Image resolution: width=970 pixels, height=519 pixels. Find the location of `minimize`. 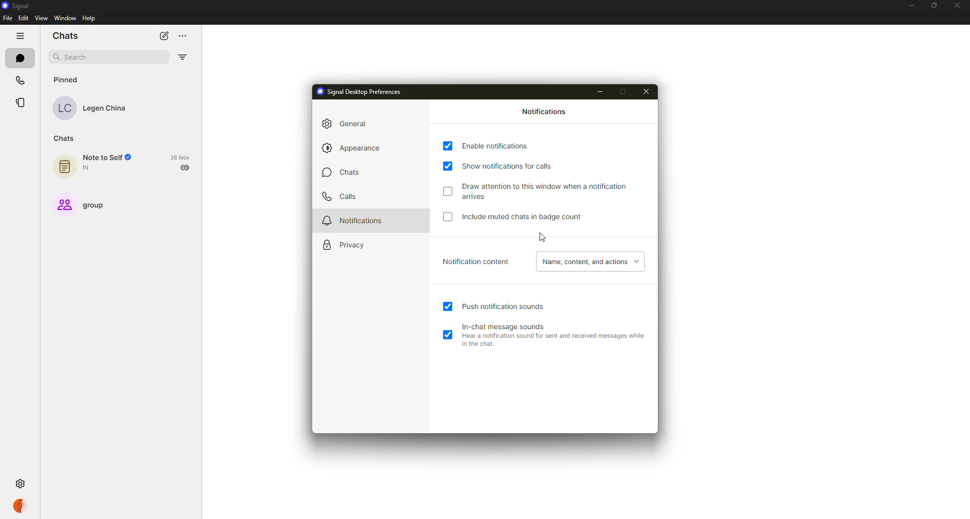

minimize is located at coordinates (601, 90).